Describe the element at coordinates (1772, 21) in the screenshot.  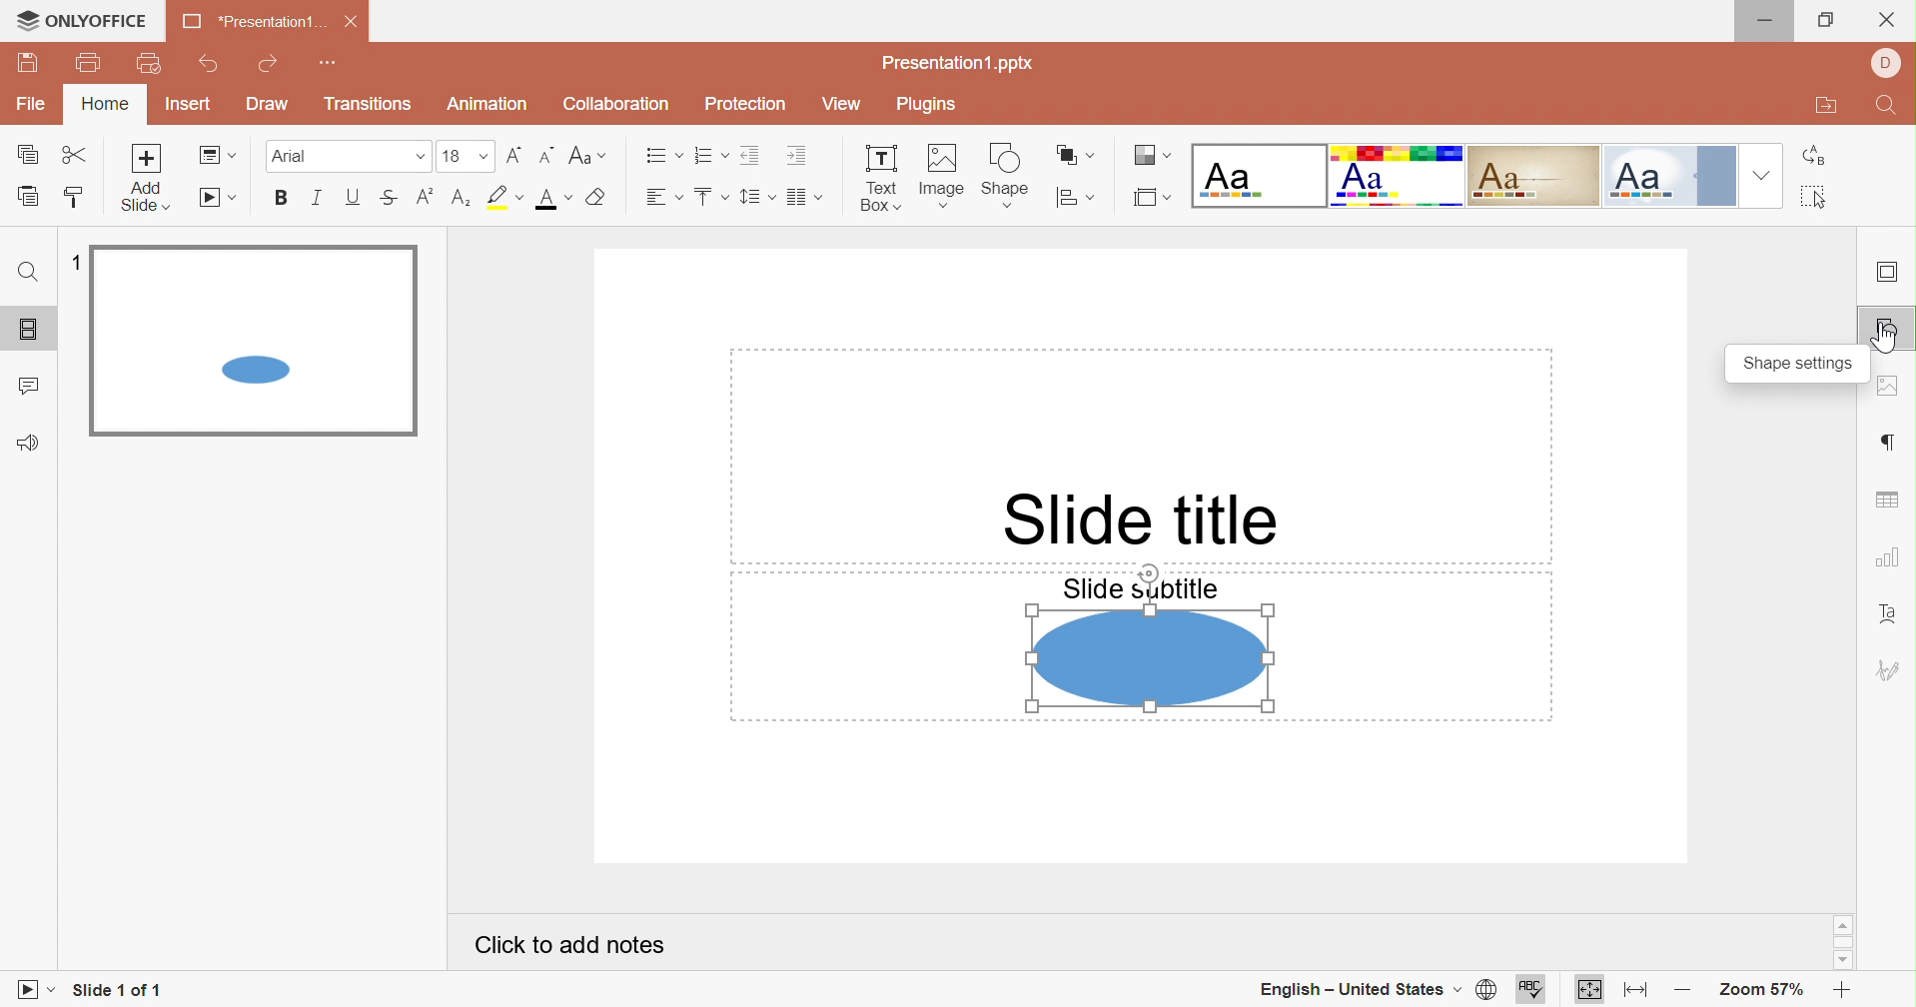
I see `Minimize` at that location.